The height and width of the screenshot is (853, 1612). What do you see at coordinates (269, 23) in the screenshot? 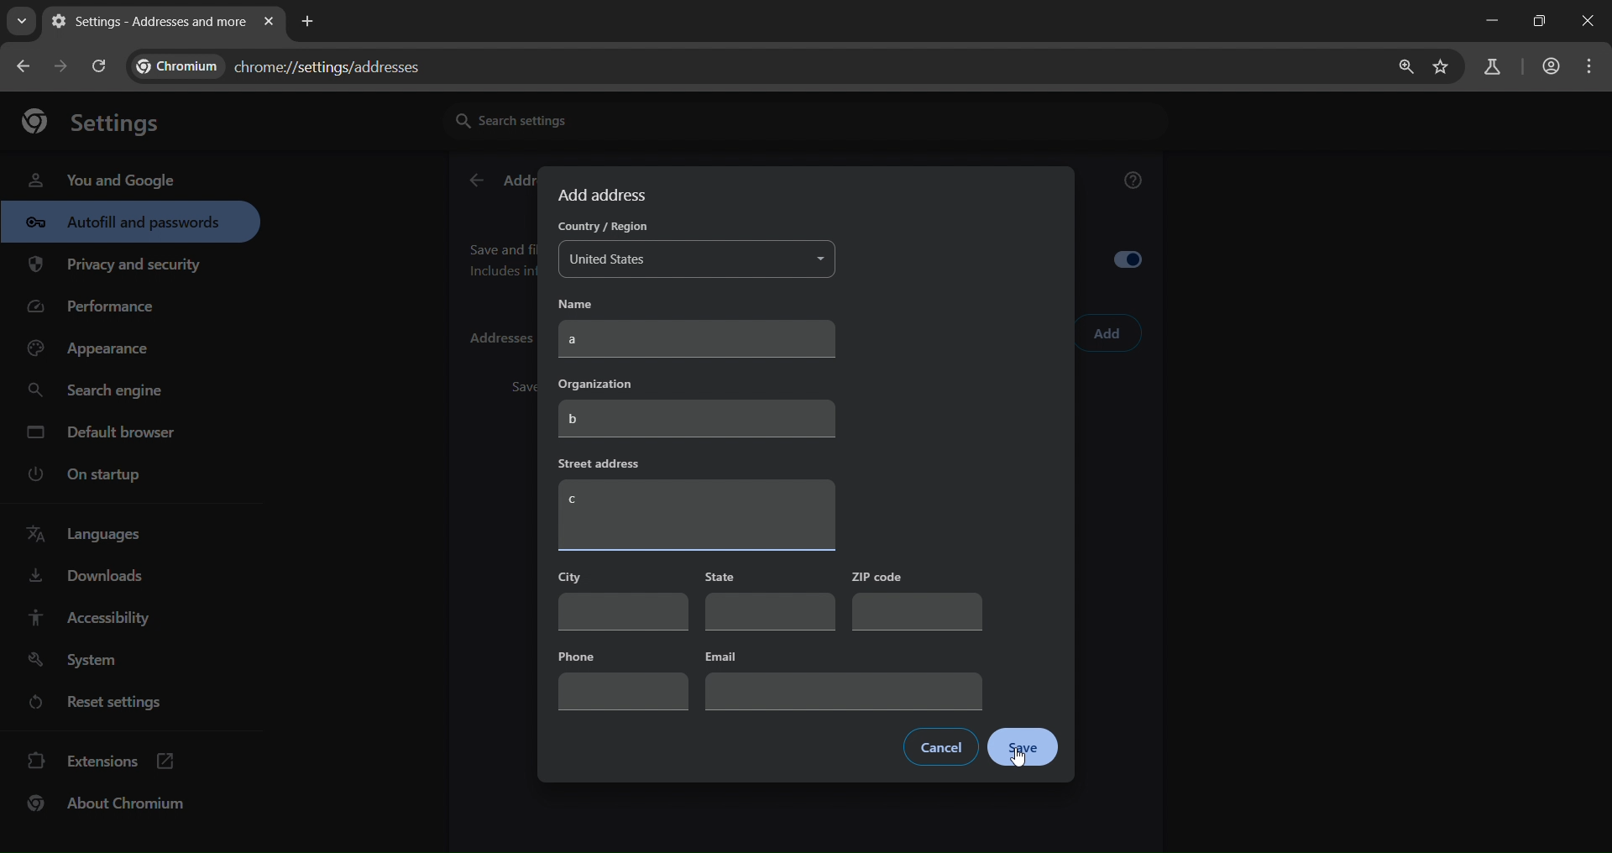
I see `close tab` at bounding box center [269, 23].